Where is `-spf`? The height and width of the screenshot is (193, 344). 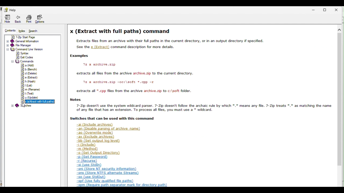
-spf is located at coordinates (105, 181).